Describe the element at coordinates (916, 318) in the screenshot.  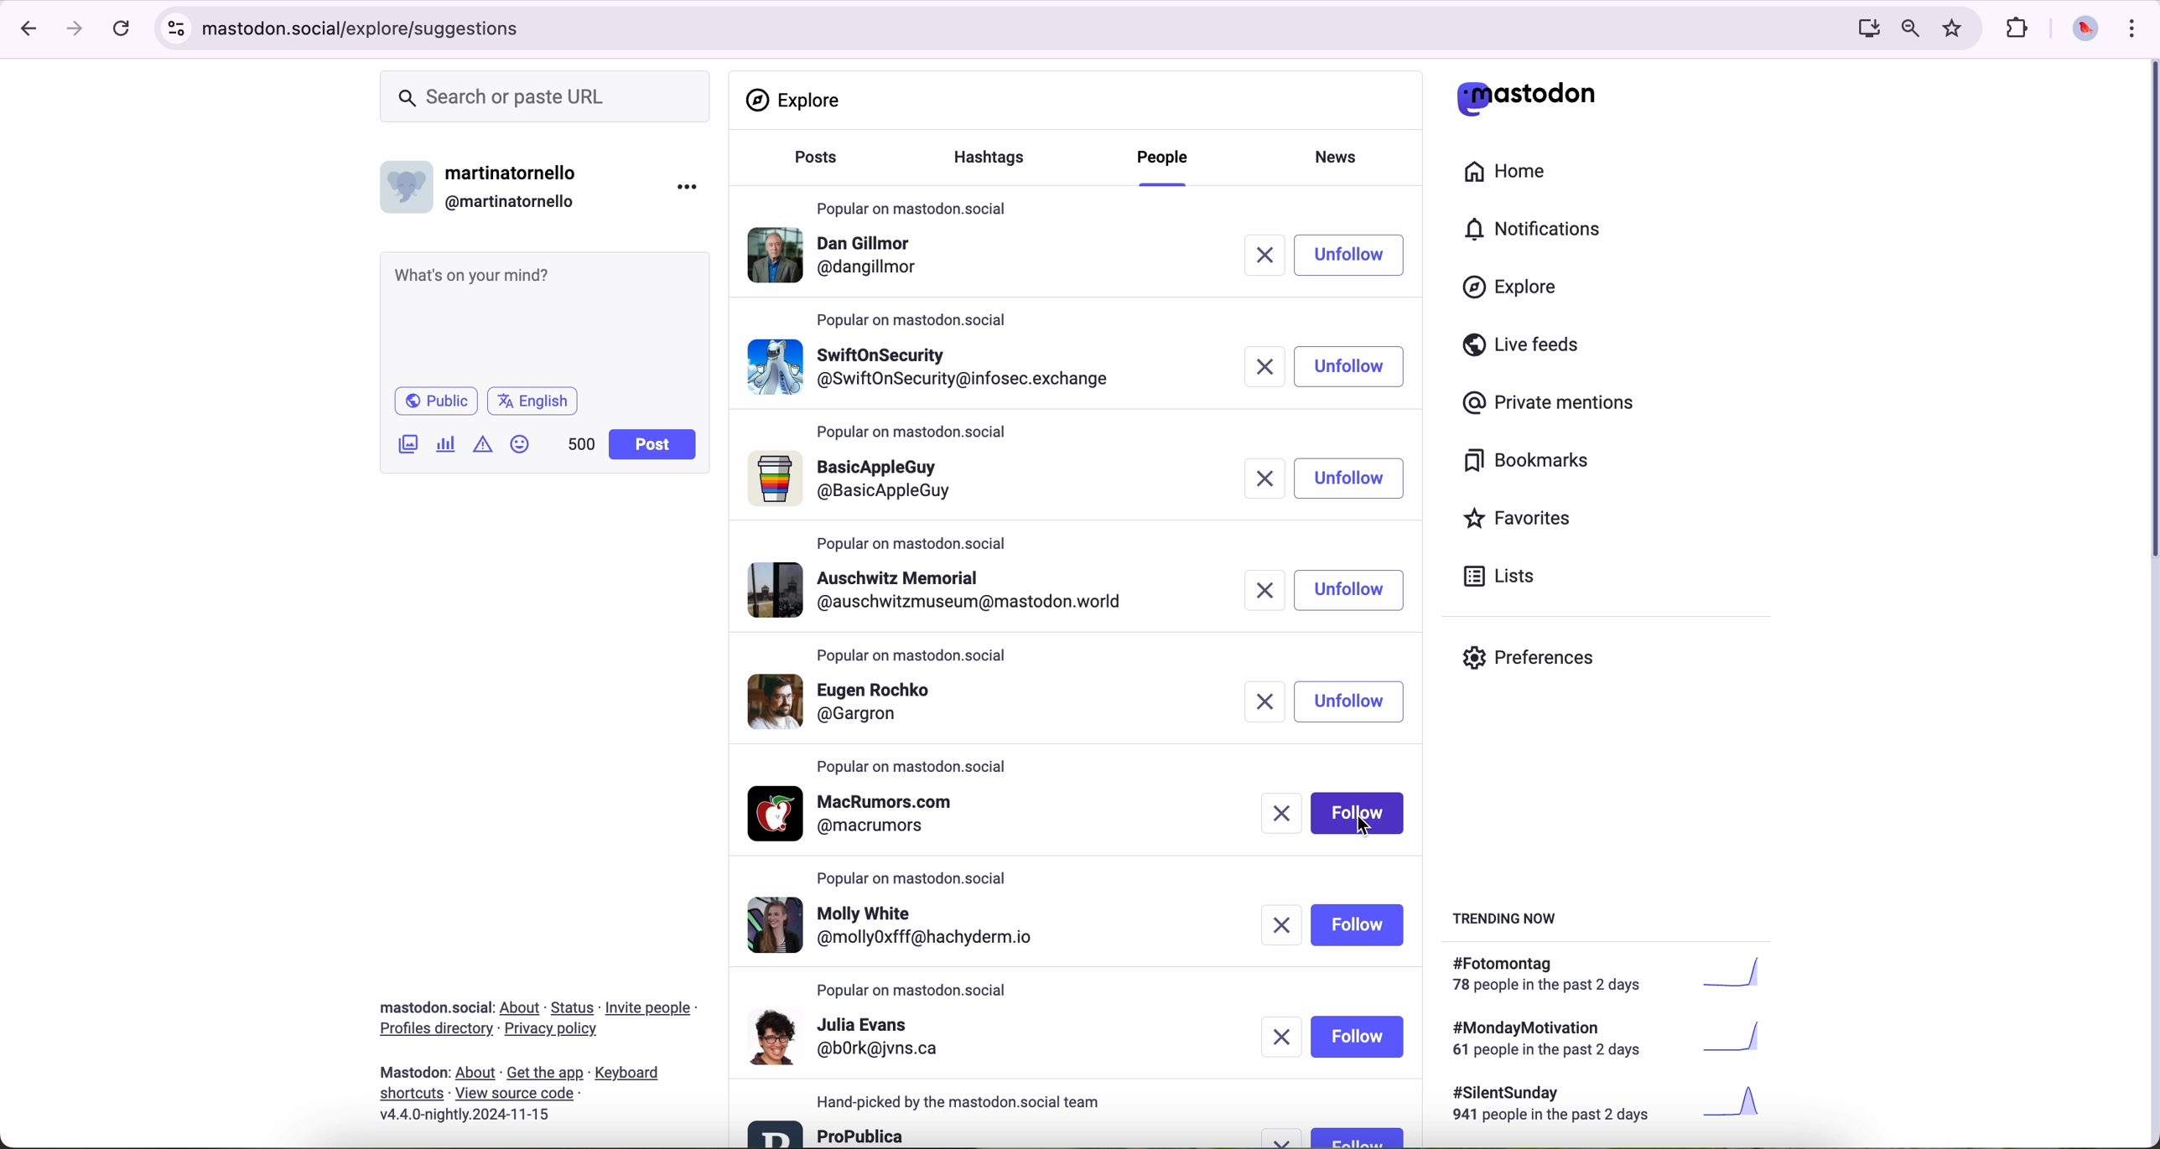
I see `popular on mastodon.social` at that location.